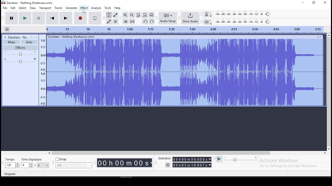 The image size is (332, 186). Describe the element at coordinates (132, 21) in the screenshot. I see `silence audio selection` at that location.